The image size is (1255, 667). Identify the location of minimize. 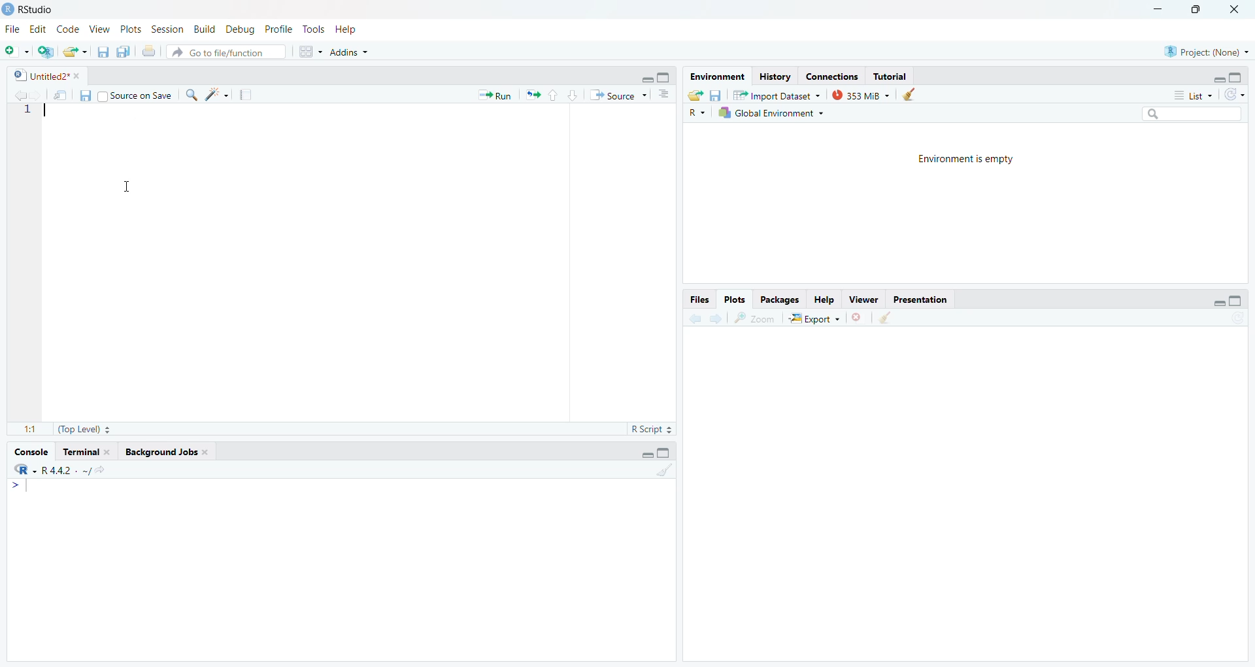
(1156, 8).